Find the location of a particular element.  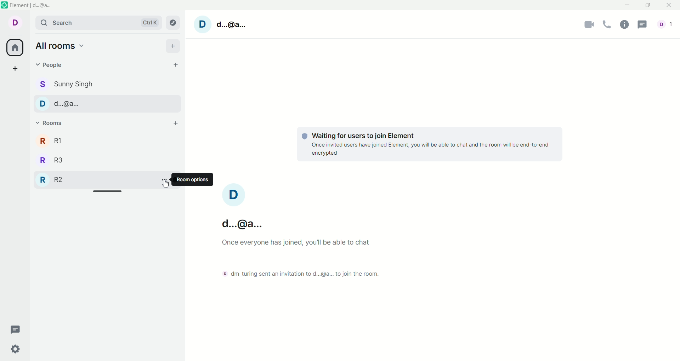

element is located at coordinates (28, 5).